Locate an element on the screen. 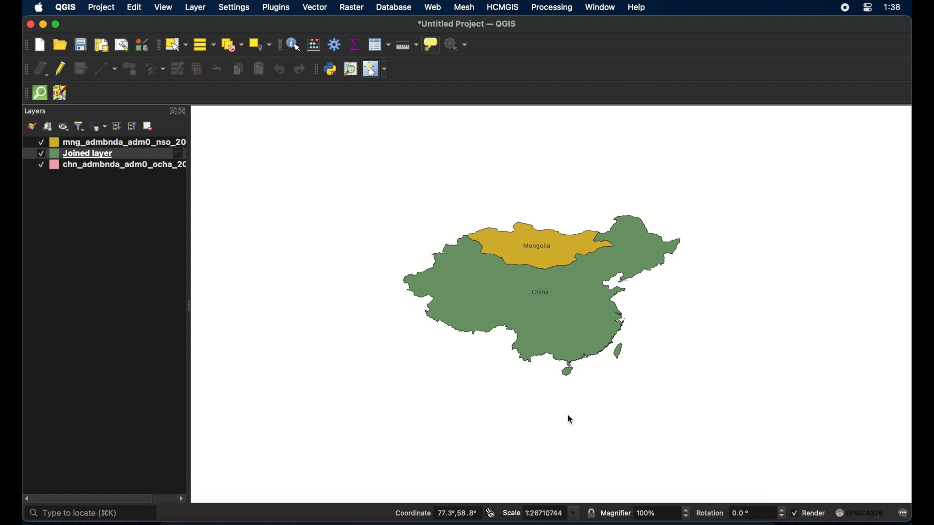 The image size is (934, 525). new project is located at coordinates (40, 45).